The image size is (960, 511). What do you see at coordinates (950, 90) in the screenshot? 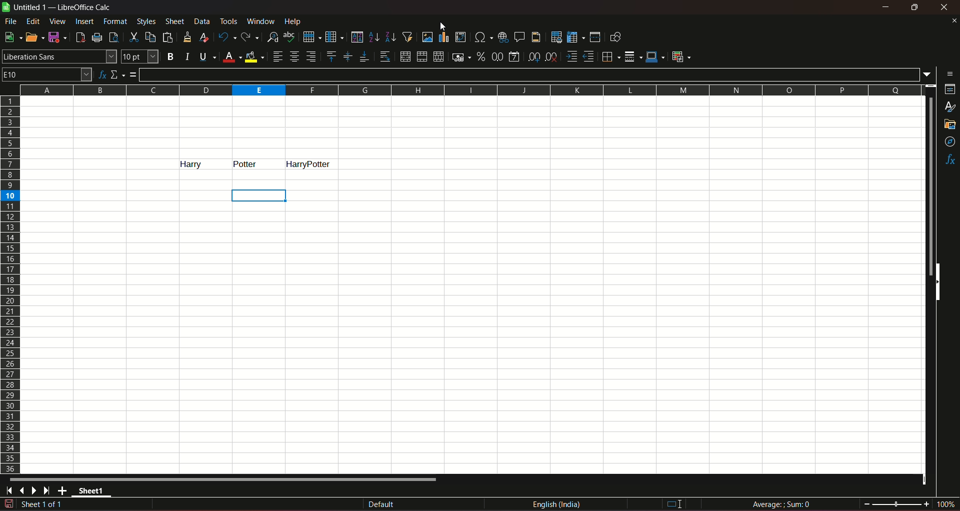
I see `properties` at bounding box center [950, 90].